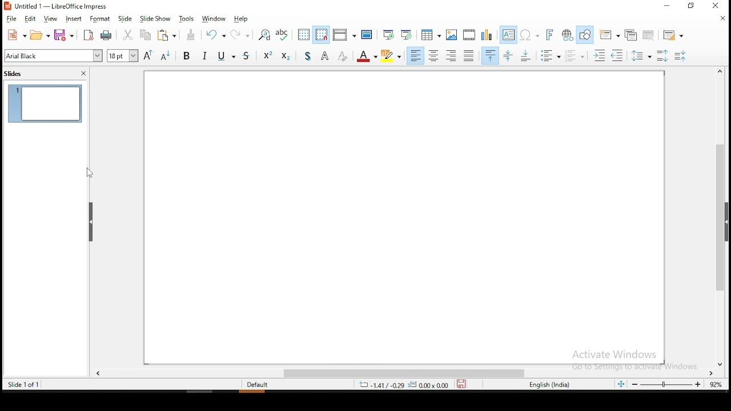  What do you see at coordinates (689, 6) in the screenshot?
I see `restore` at bounding box center [689, 6].